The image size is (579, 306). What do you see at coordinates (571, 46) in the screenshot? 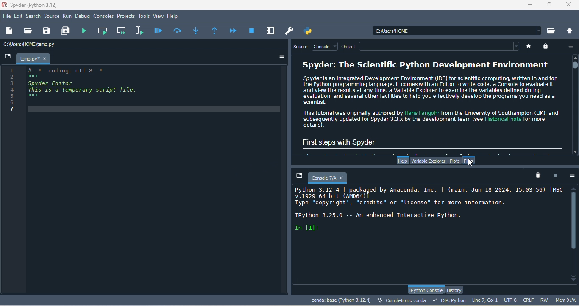
I see `options` at bounding box center [571, 46].